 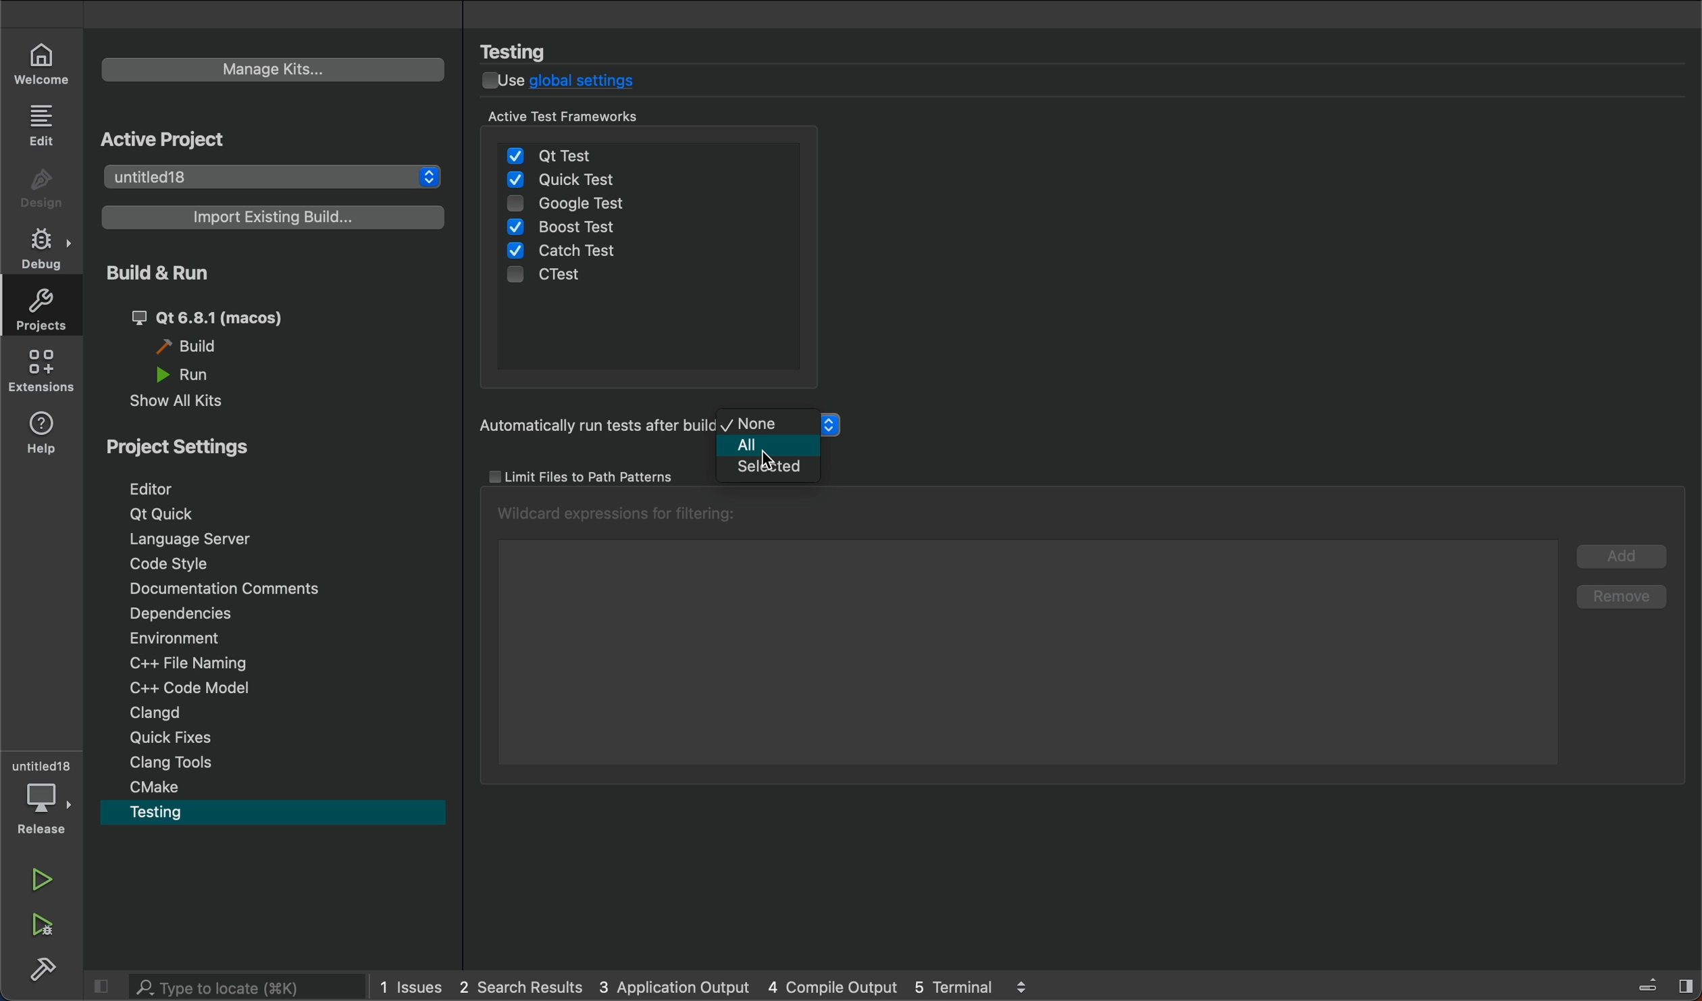 I want to click on qt quick, so click(x=162, y=511).